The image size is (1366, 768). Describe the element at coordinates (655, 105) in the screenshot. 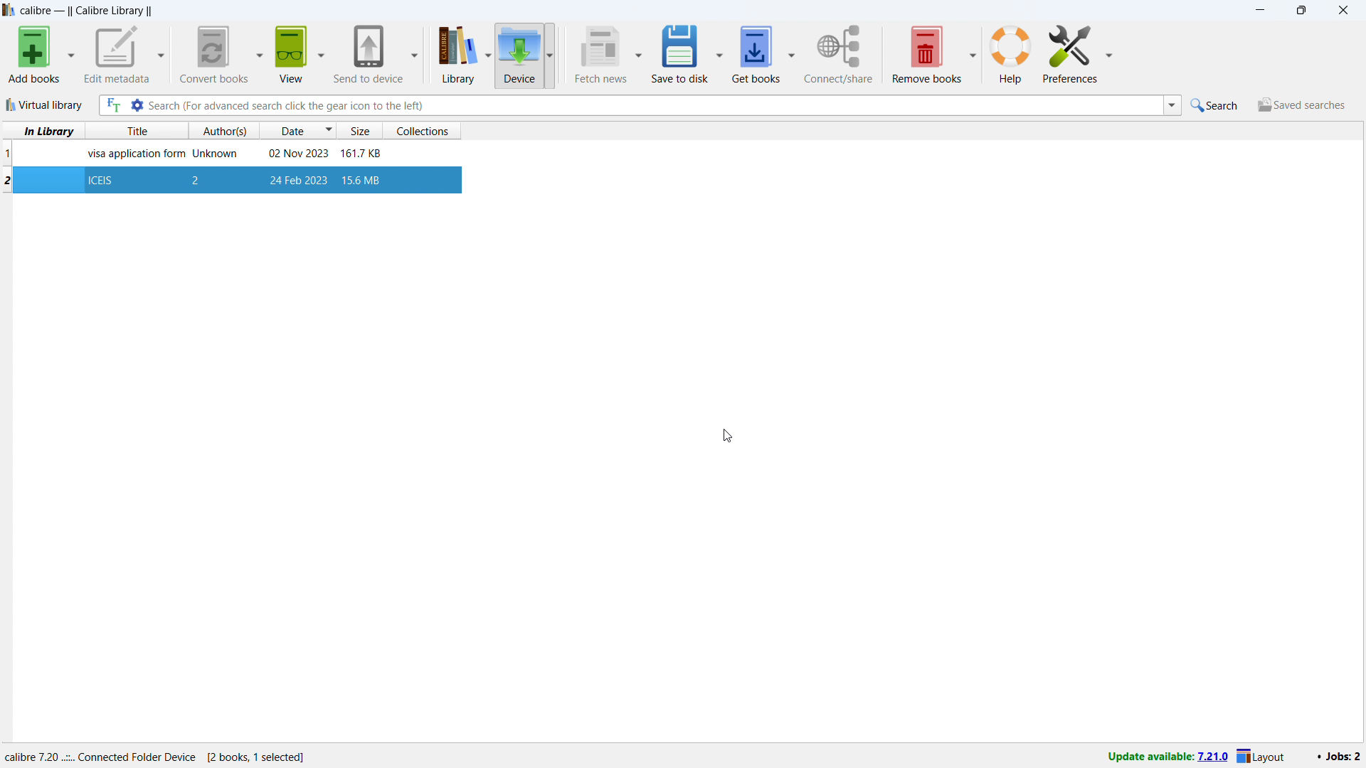

I see `enter search string` at that location.